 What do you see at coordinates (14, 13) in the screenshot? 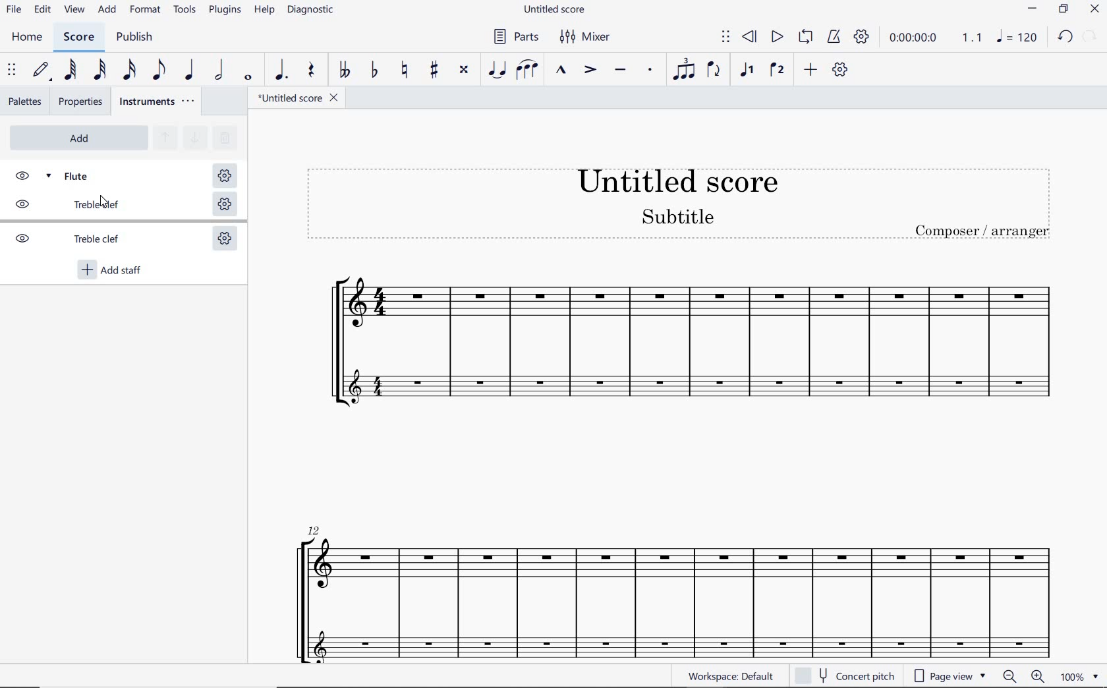
I see `file` at bounding box center [14, 13].